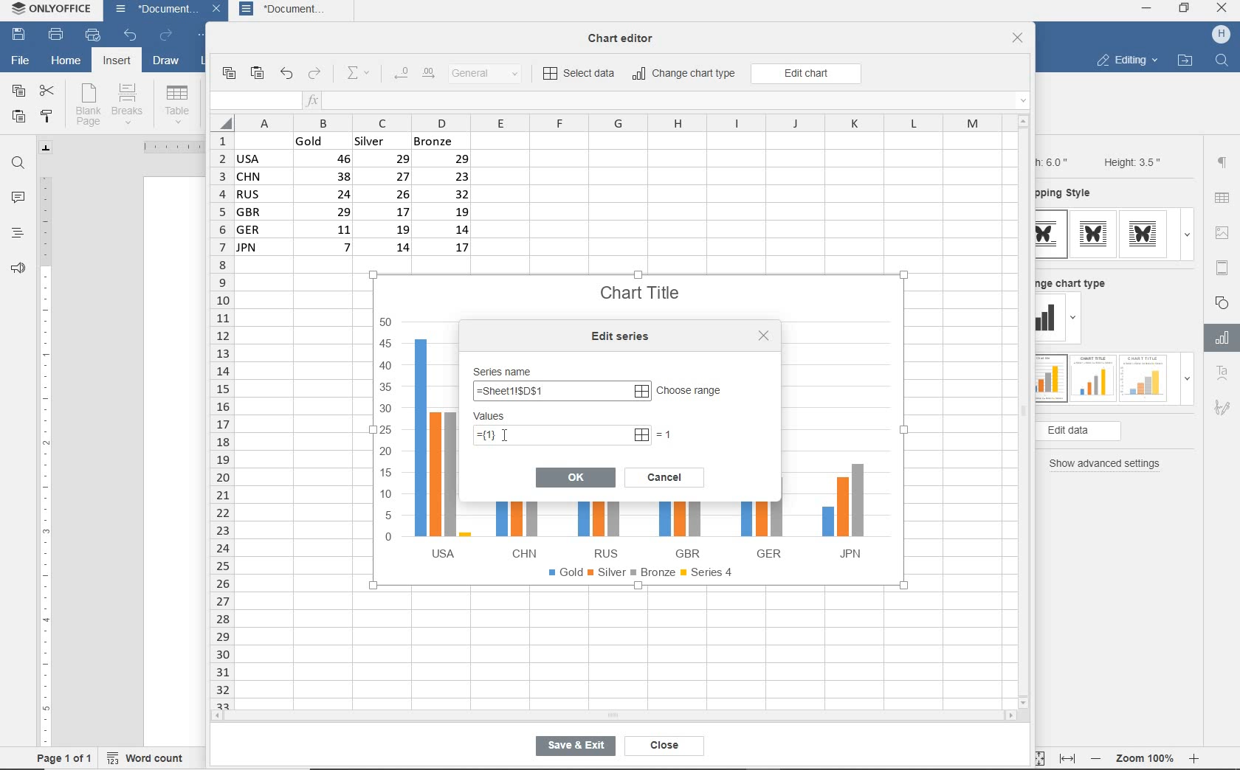  What do you see at coordinates (661, 746) in the screenshot?
I see `close` at bounding box center [661, 746].